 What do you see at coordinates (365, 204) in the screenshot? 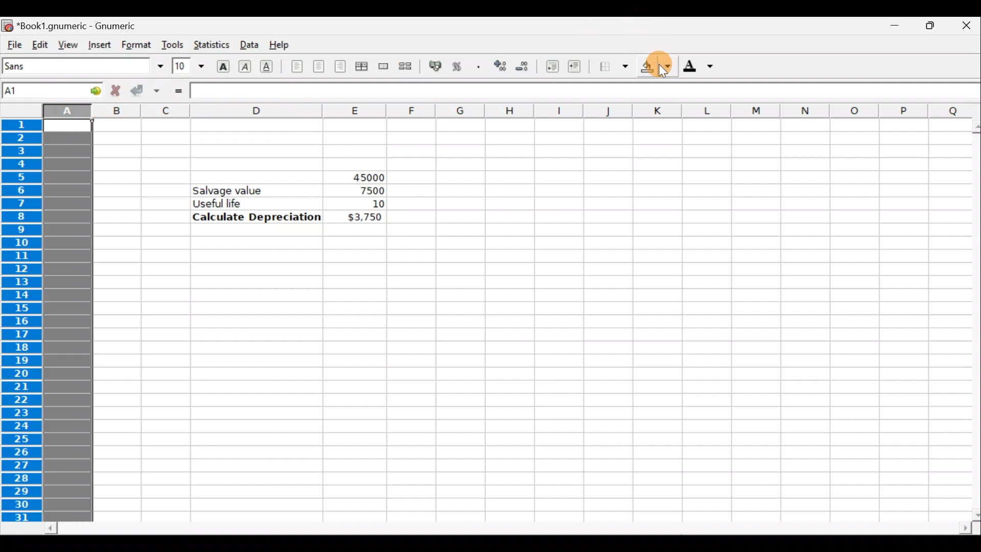
I see `10` at bounding box center [365, 204].